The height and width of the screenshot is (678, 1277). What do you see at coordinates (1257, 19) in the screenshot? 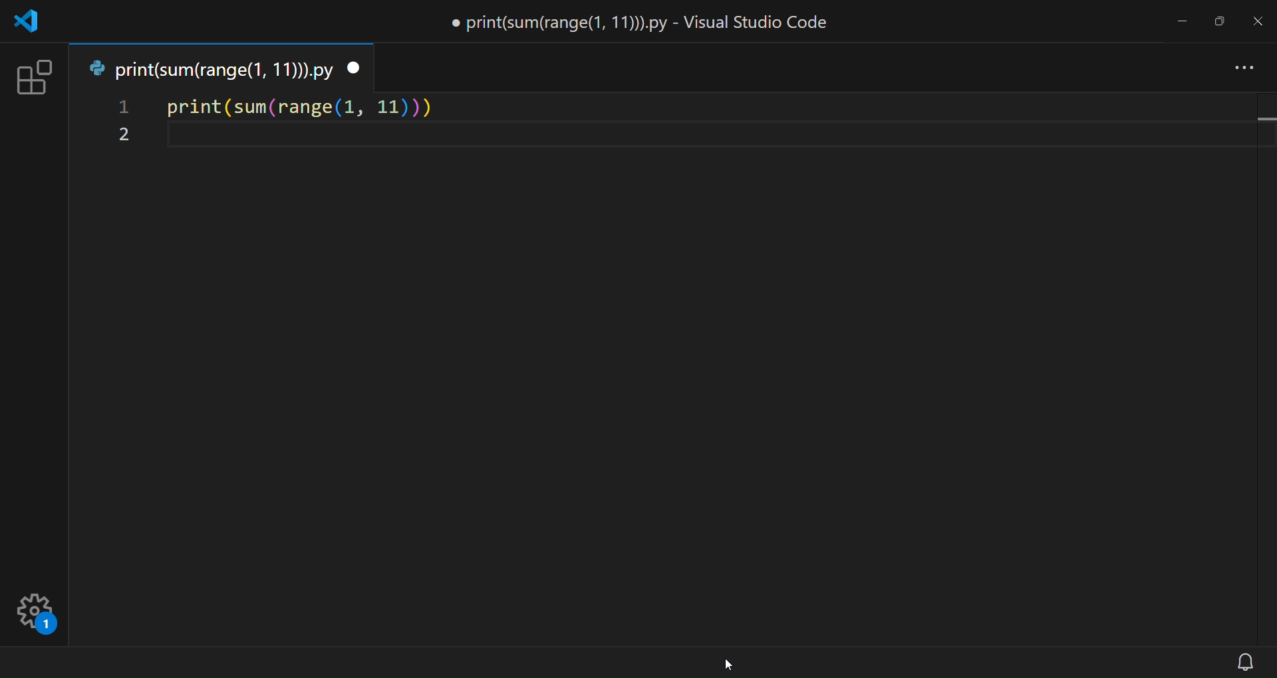
I see `close` at bounding box center [1257, 19].